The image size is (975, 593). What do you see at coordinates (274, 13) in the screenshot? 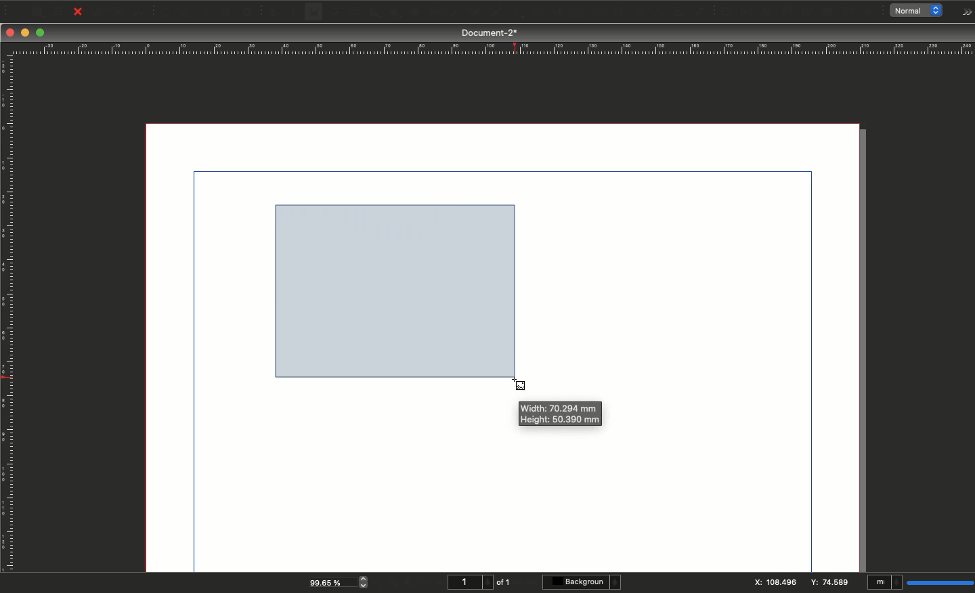
I see `Select item` at bounding box center [274, 13].